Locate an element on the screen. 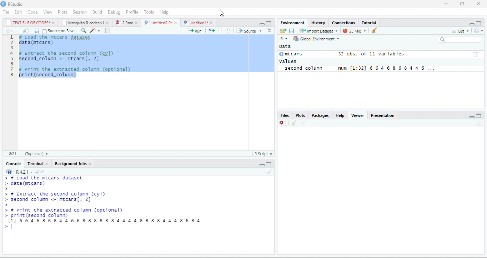 Image resolution: width=487 pixels, height=258 pixels. Console is located at coordinates (12, 164).